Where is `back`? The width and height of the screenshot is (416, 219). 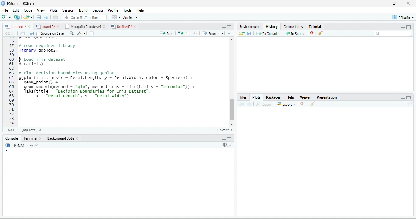 back is located at coordinates (8, 34).